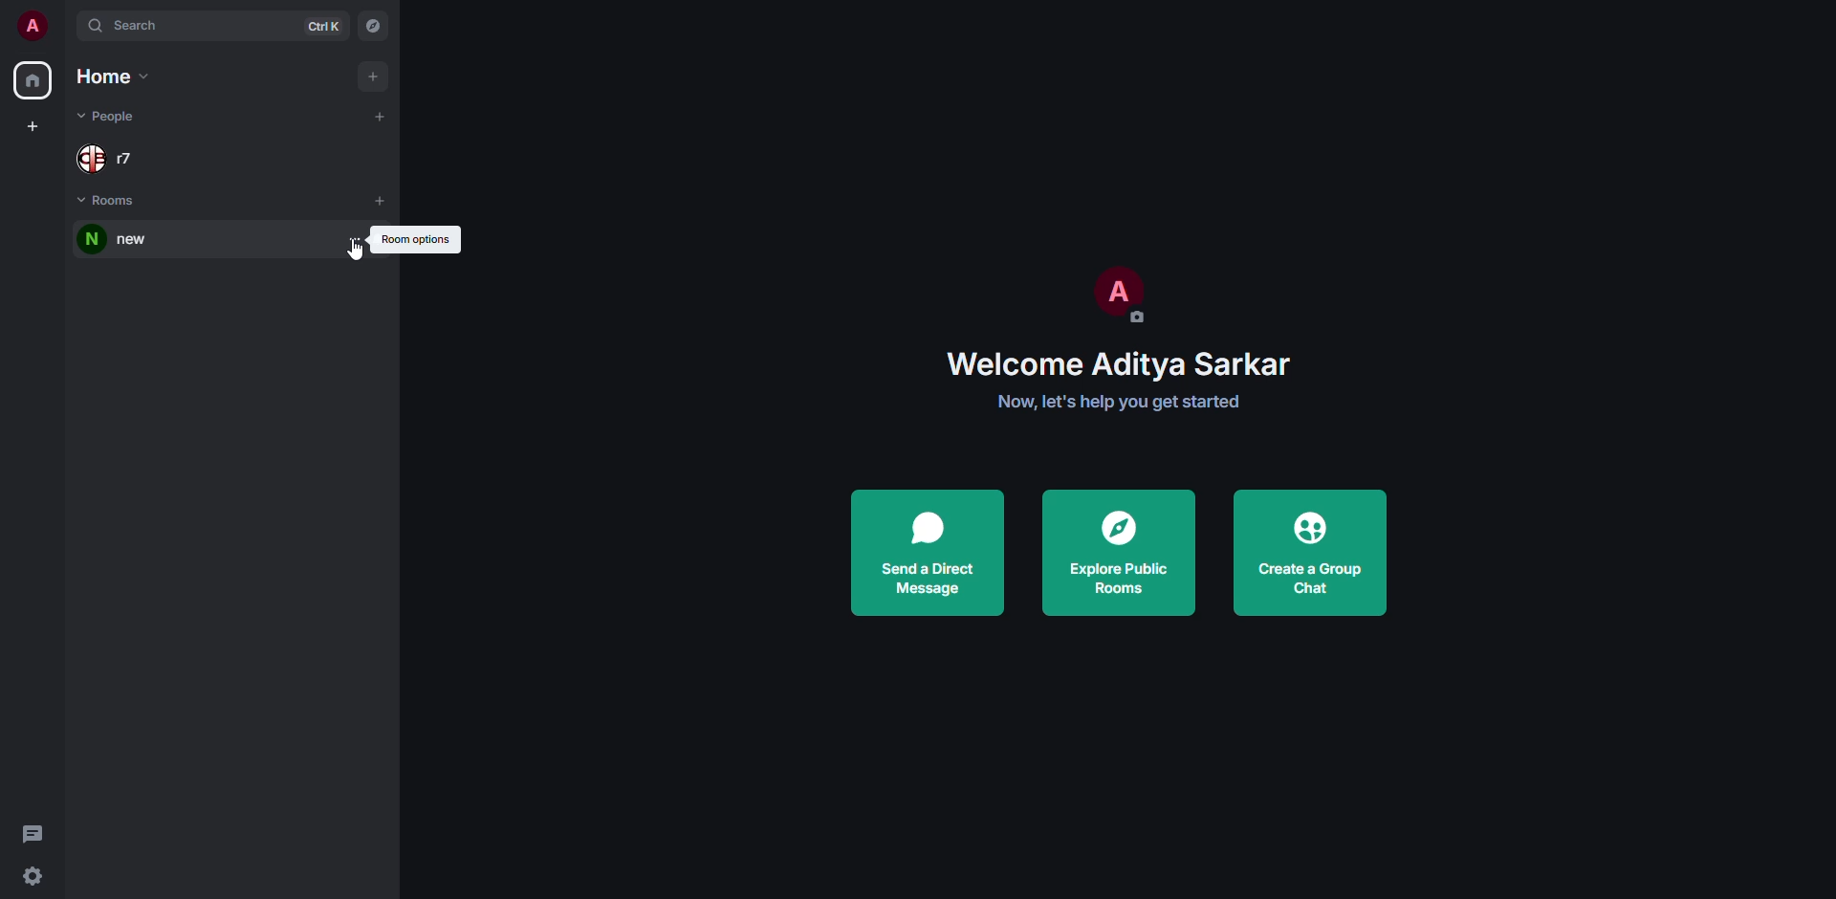  What do you see at coordinates (33, 80) in the screenshot?
I see `home` at bounding box center [33, 80].